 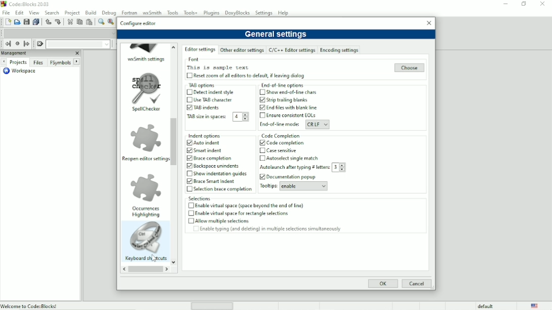 I want to click on Reopen editor settings, so click(x=145, y=159).